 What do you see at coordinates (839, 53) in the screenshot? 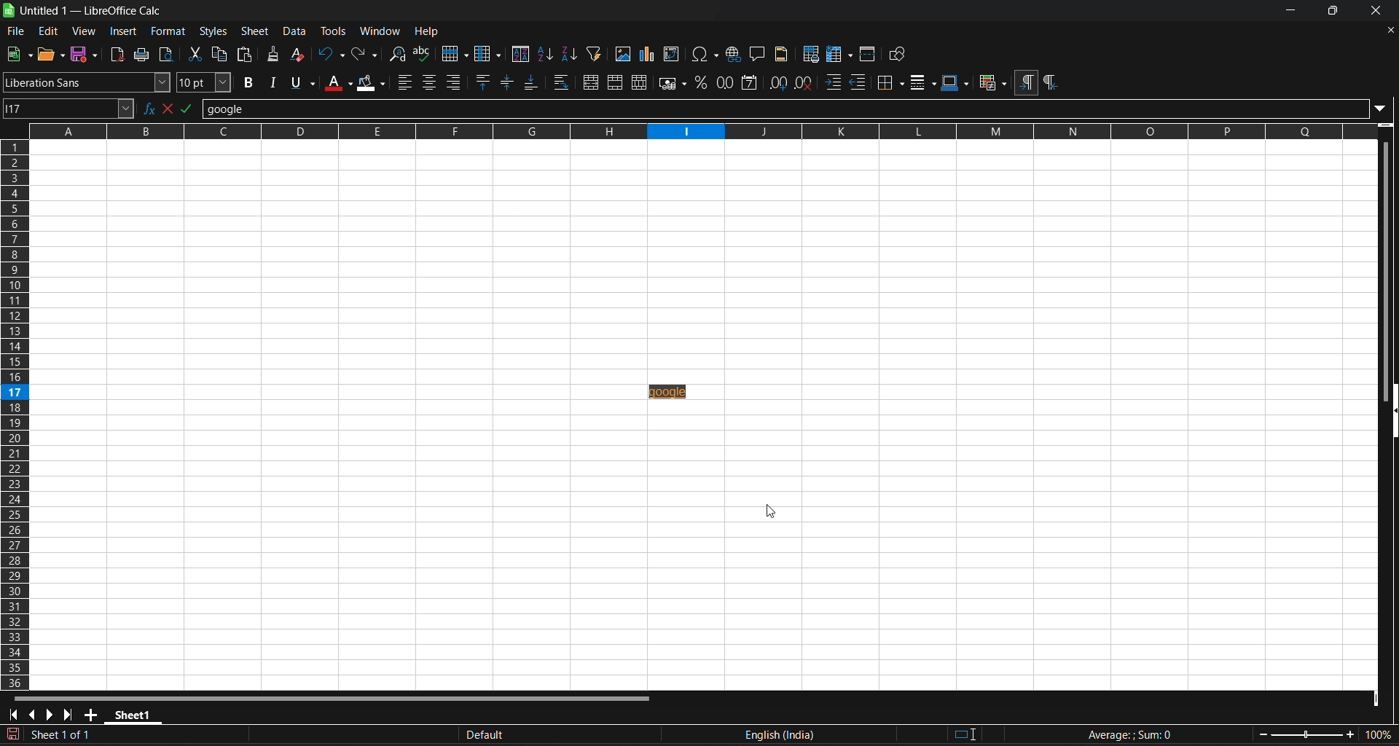
I see `freeze row and column` at bounding box center [839, 53].